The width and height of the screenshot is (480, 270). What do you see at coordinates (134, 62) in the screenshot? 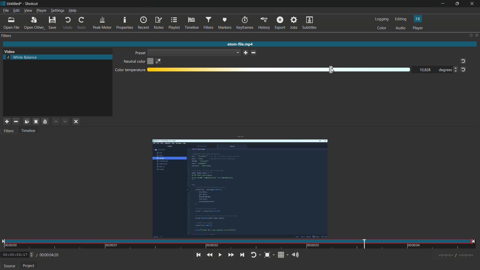
I see `neutral color` at bounding box center [134, 62].